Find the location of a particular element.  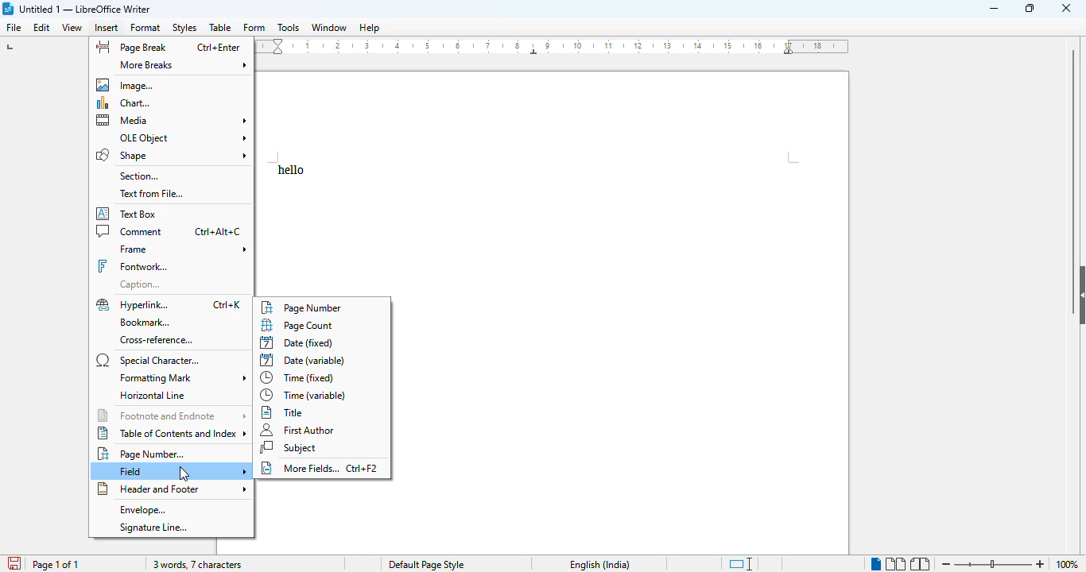

zoom in is located at coordinates (1041, 564).